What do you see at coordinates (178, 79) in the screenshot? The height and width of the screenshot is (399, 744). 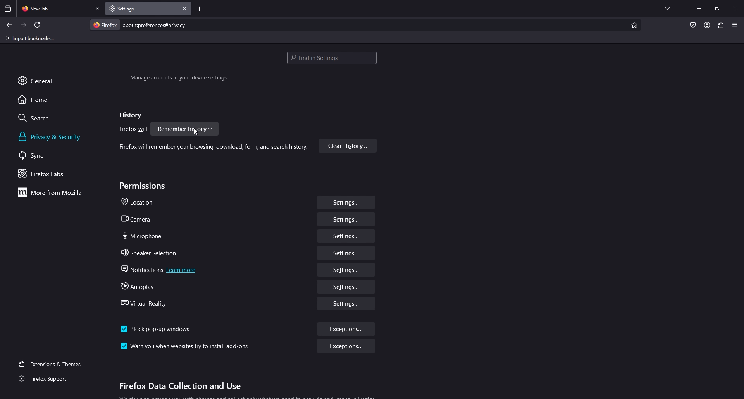 I see `Manage accounts in your device settings` at bounding box center [178, 79].